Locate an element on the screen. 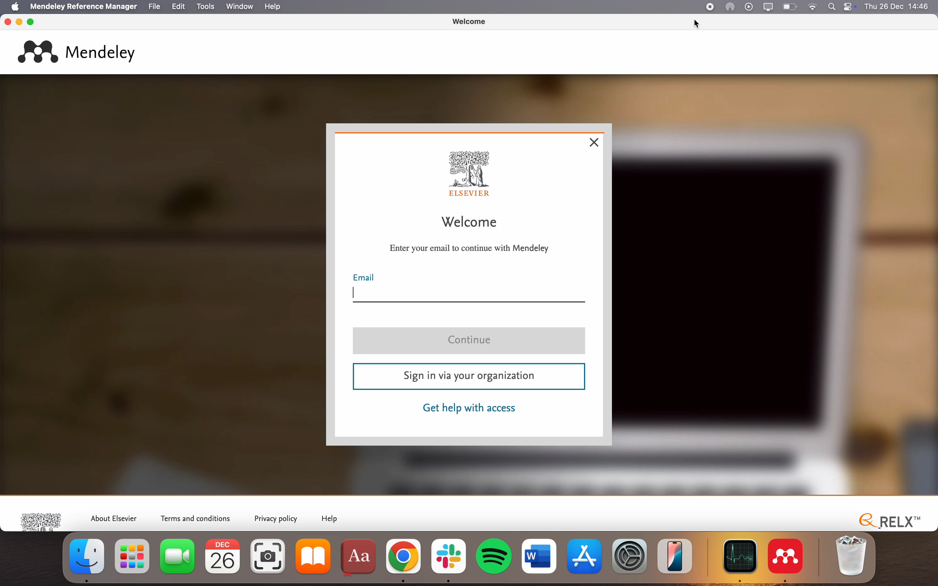 The width and height of the screenshot is (938, 586). Apple icon is located at coordinates (12, 7).